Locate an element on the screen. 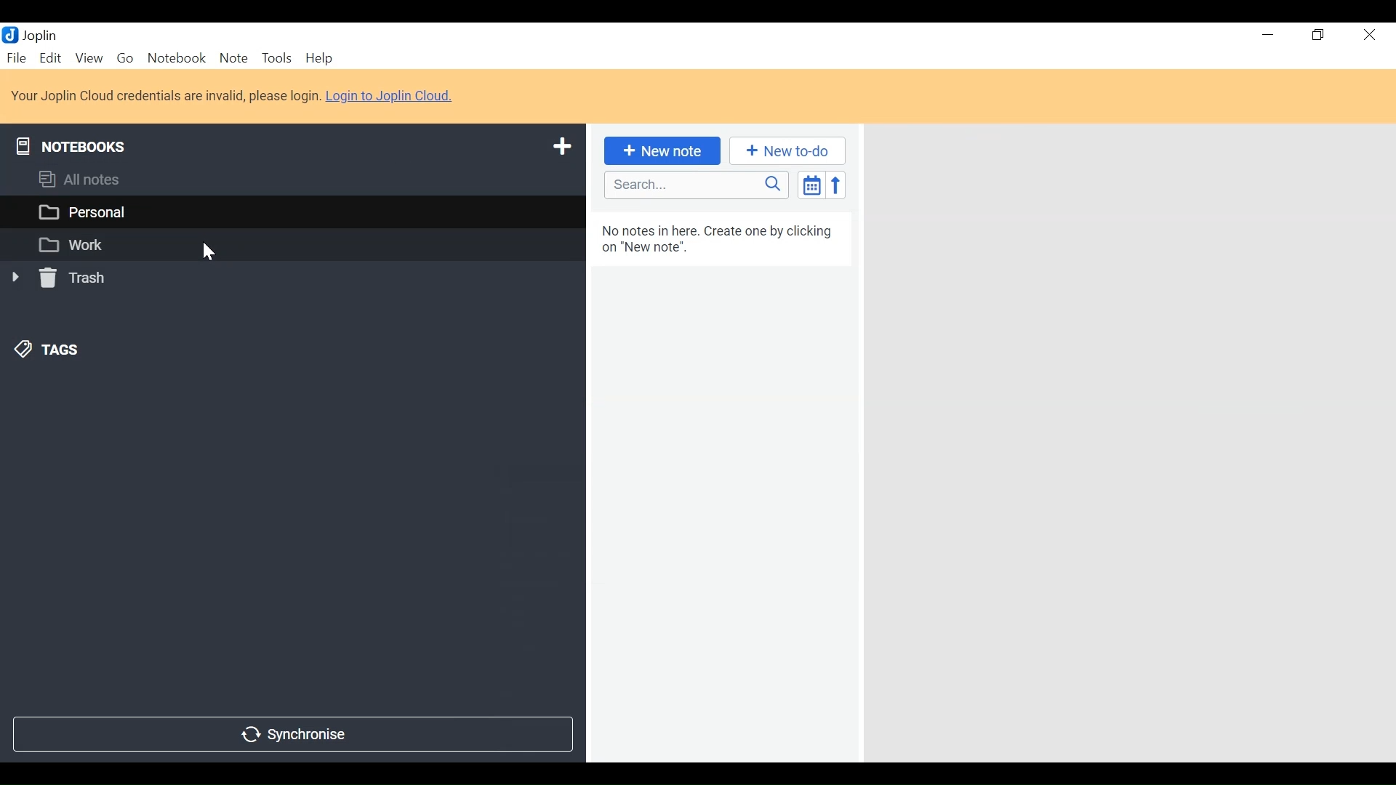  Note is located at coordinates (233, 59).